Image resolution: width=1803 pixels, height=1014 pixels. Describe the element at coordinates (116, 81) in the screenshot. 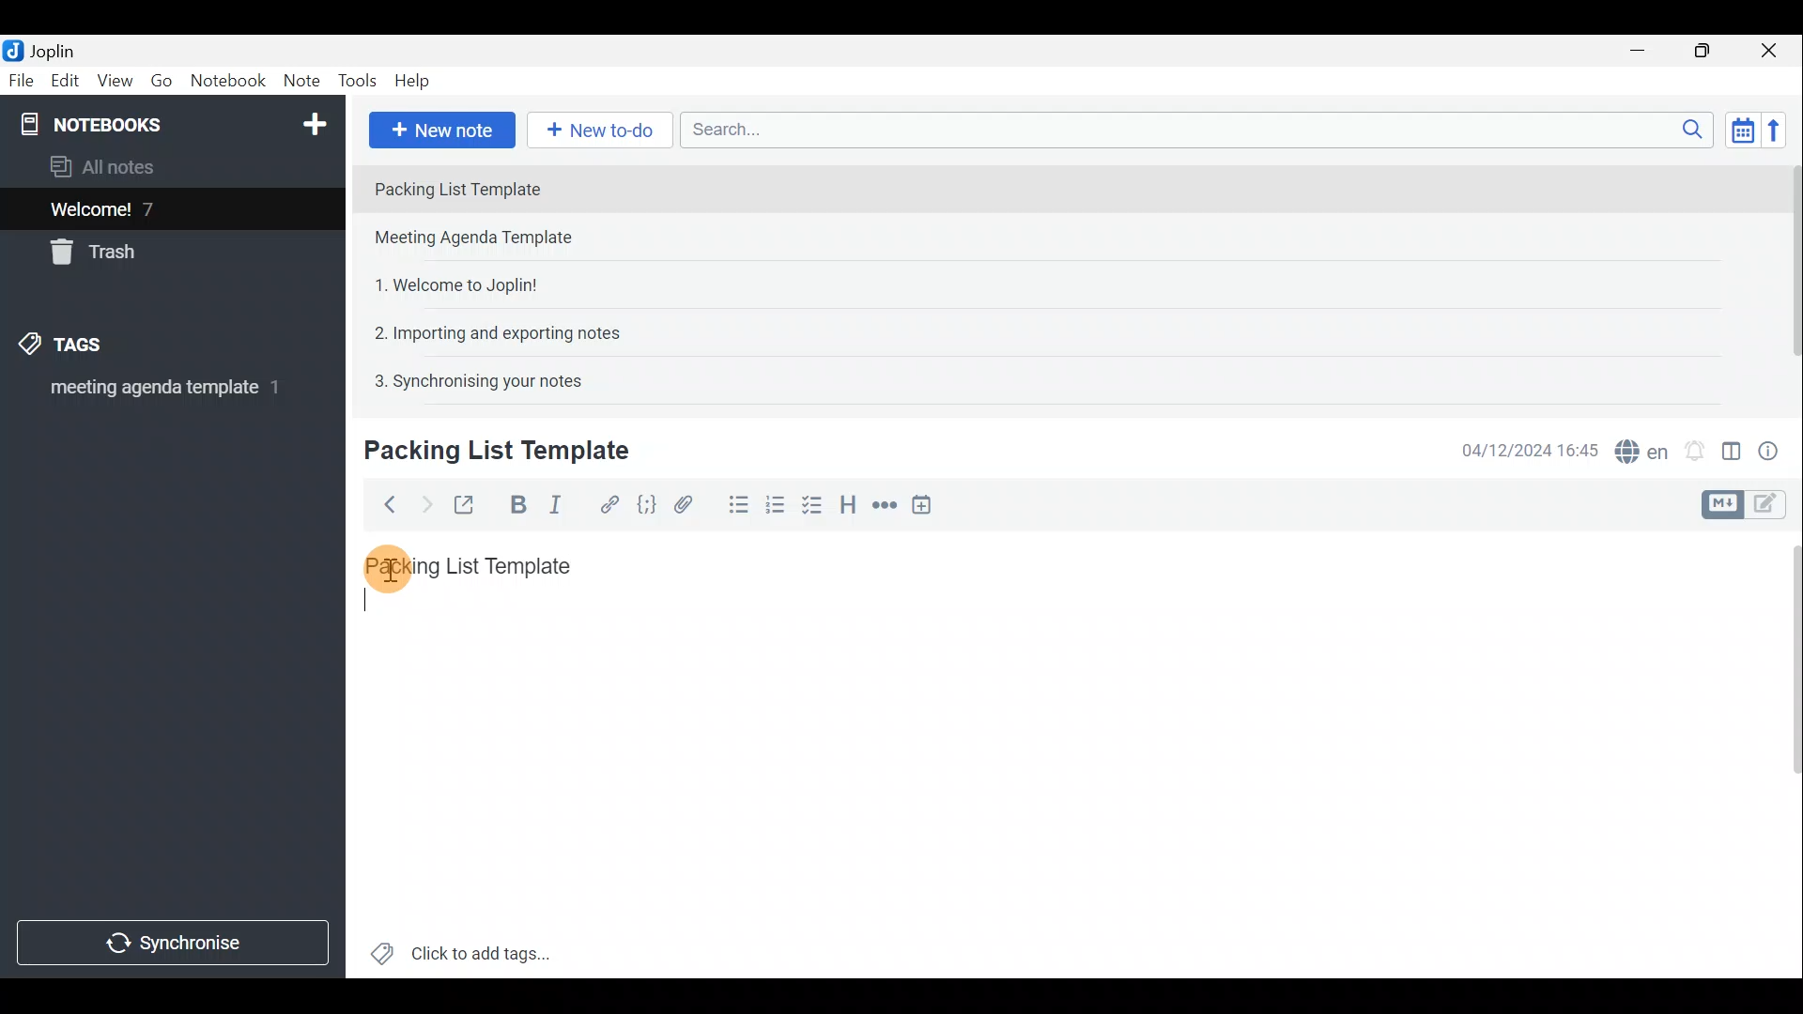

I see `View` at that location.